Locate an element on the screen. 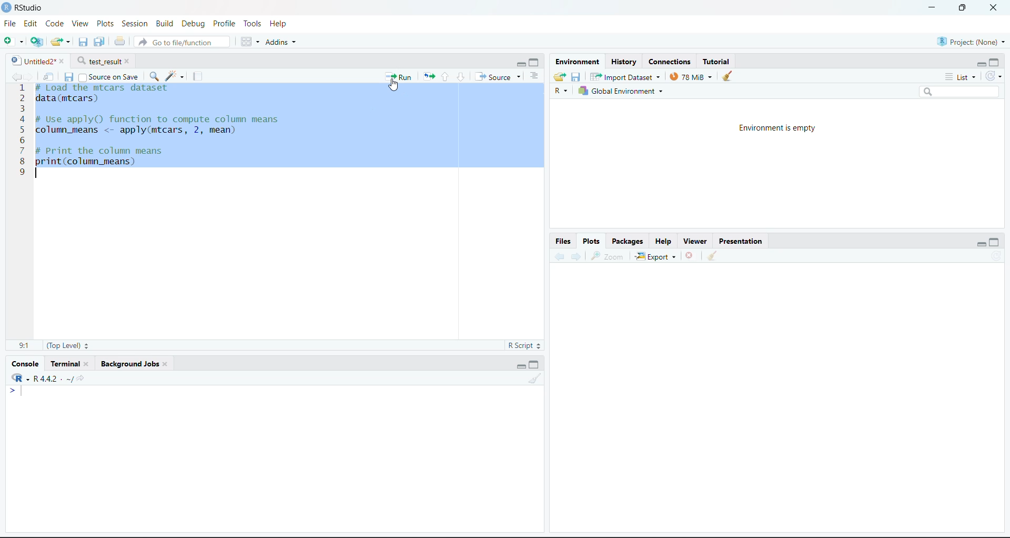  test_result* is located at coordinates (105, 61).